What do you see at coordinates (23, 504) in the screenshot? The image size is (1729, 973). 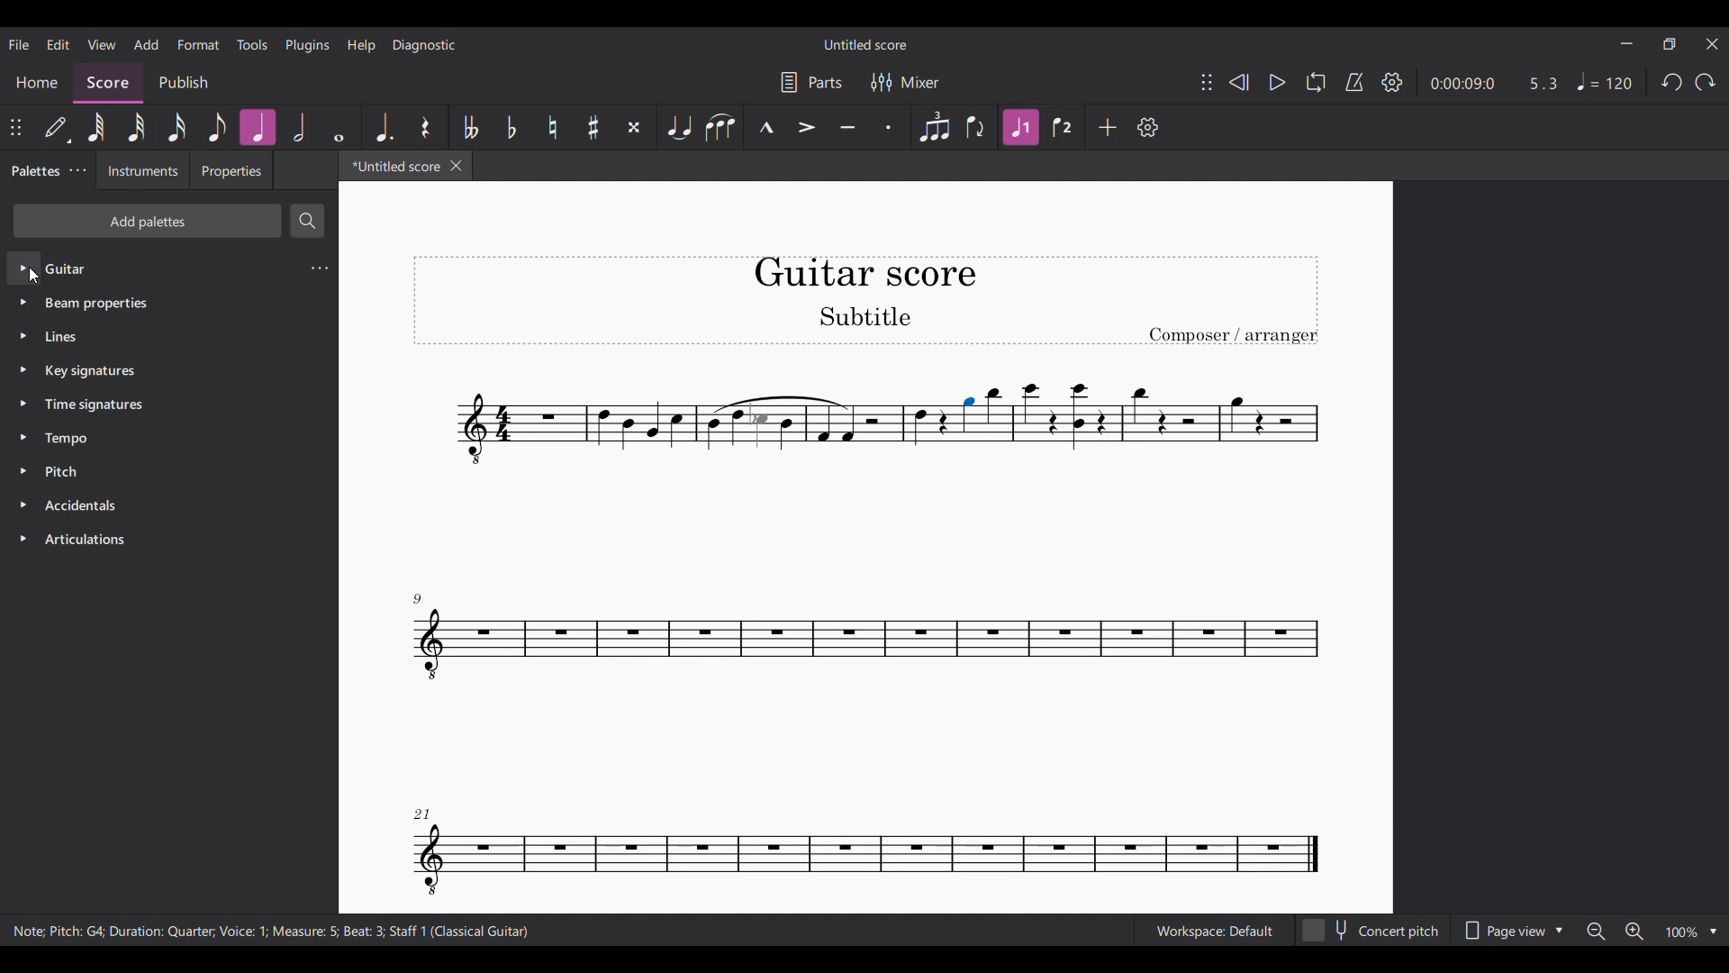 I see `Click to expand accidentals palette` at bounding box center [23, 504].